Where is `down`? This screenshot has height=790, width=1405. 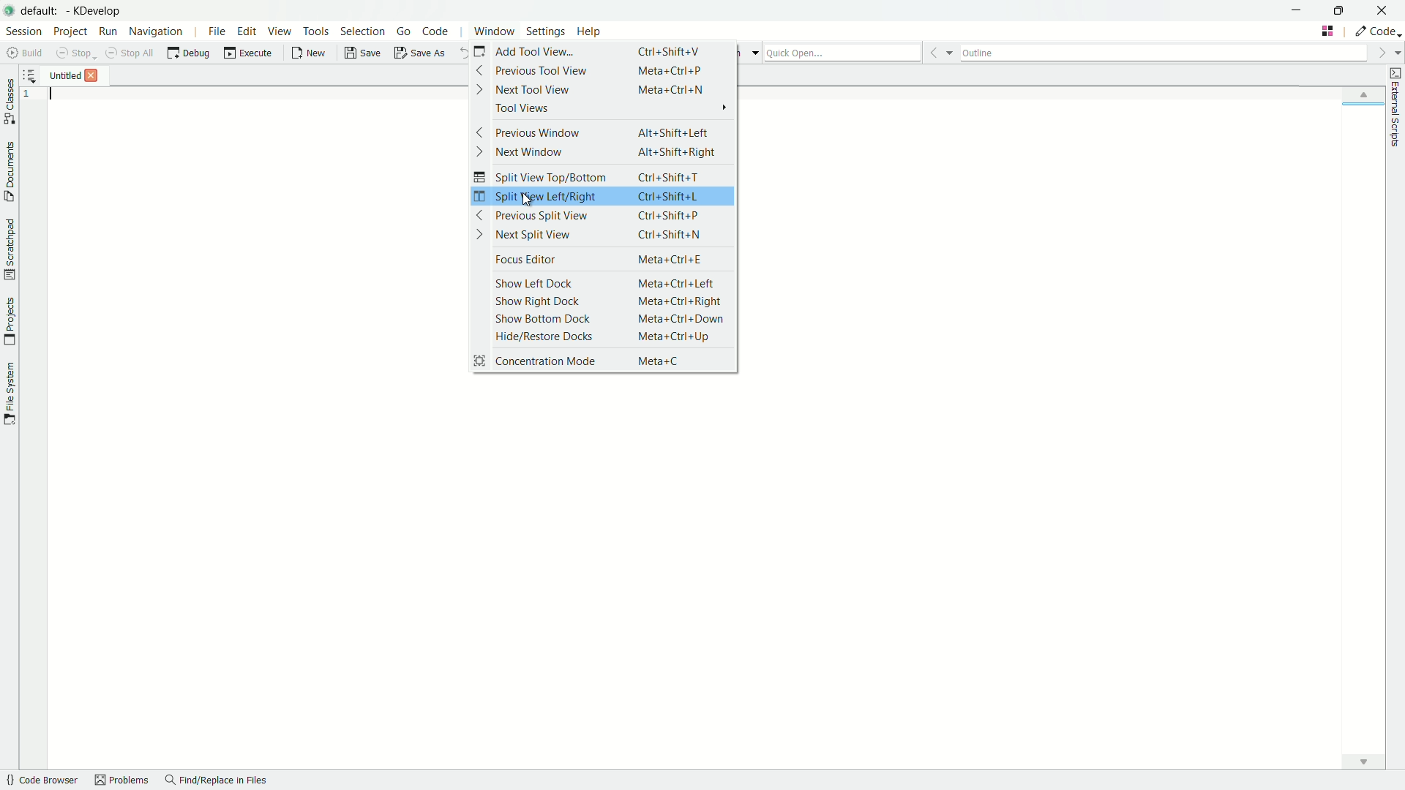
down is located at coordinates (1359, 760).